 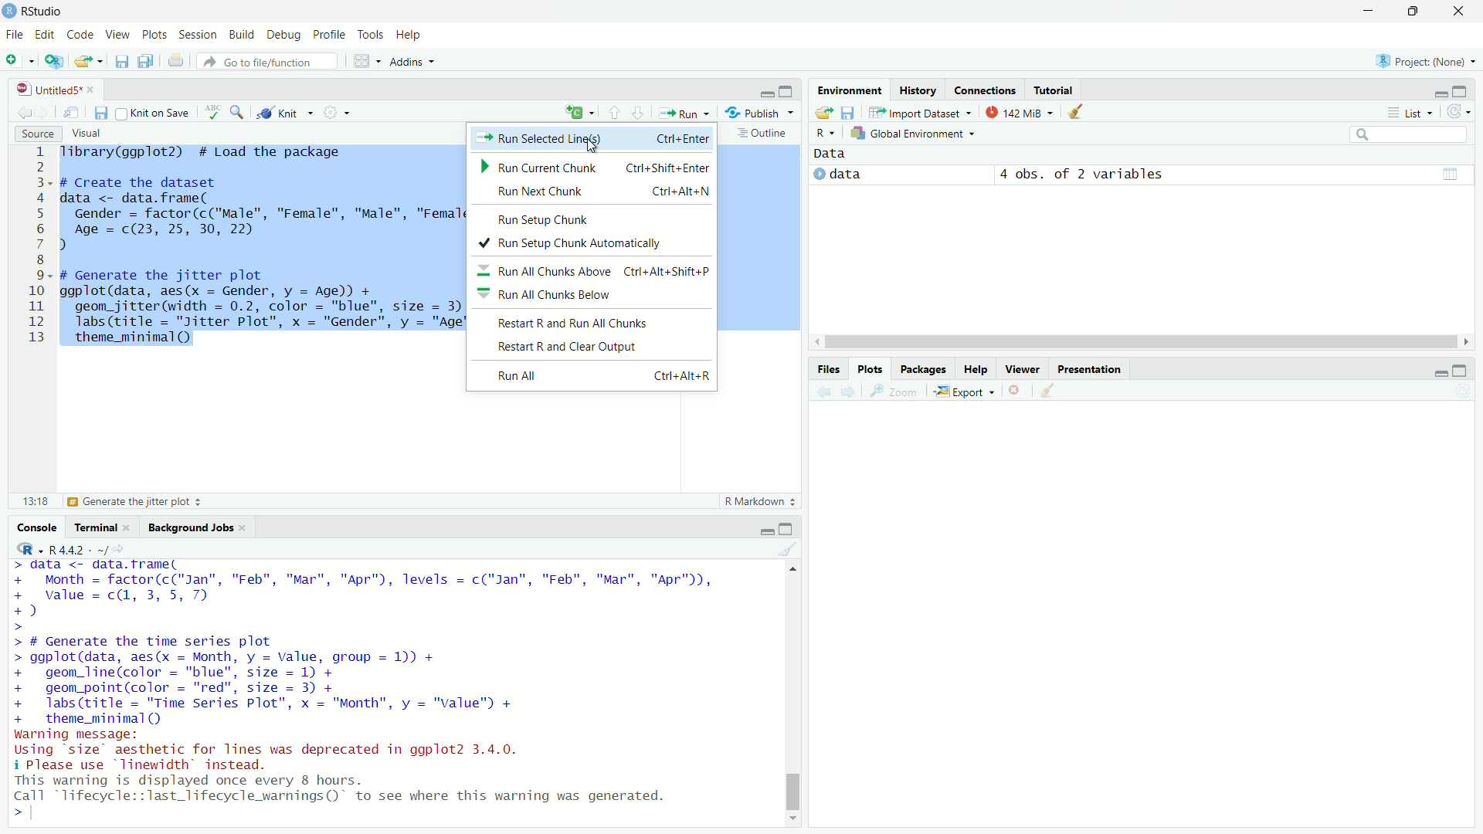 I want to click on settings, so click(x=338, y=114).